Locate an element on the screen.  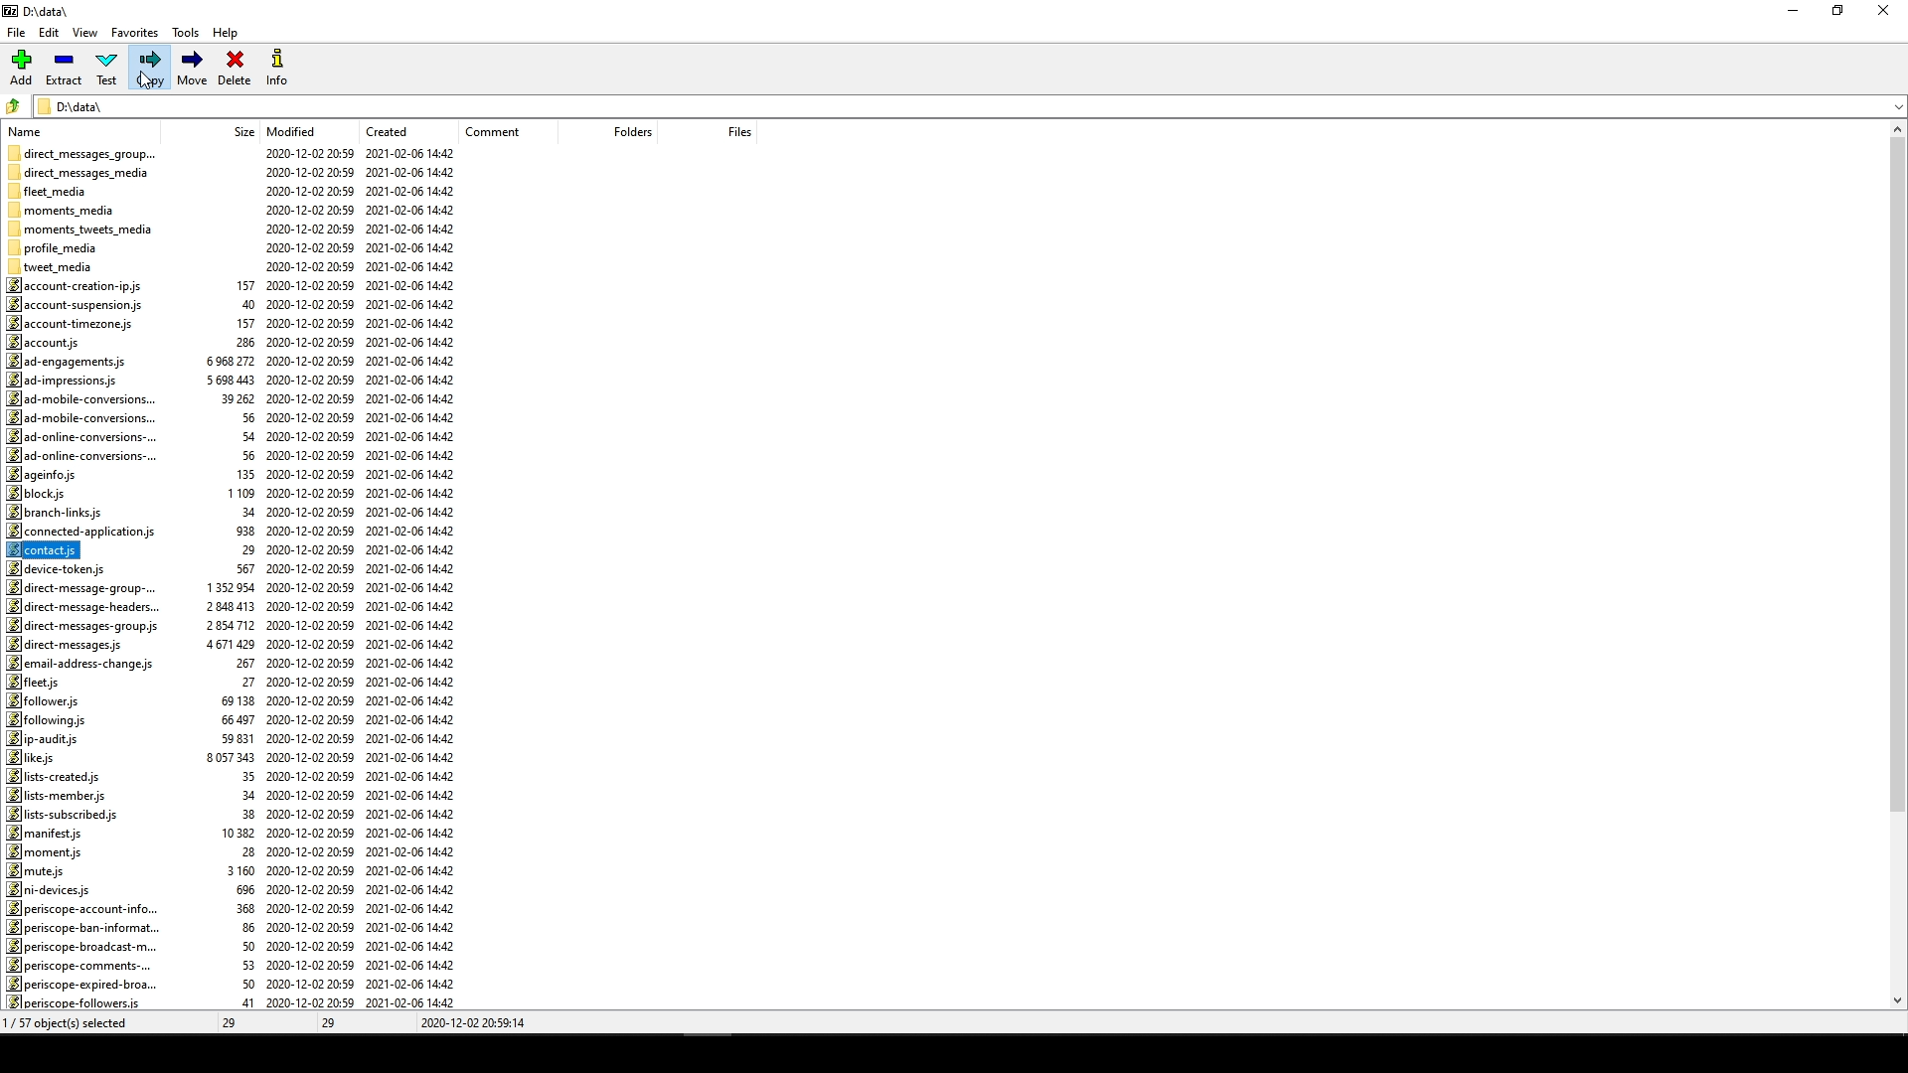
fol is located at coordinates (47, 719).